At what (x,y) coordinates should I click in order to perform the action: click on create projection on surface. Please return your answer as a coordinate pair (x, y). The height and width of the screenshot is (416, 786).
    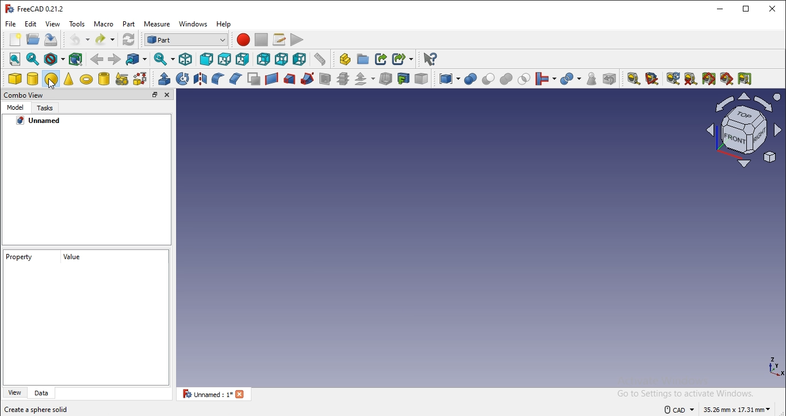
    Looking at the image, I should click on (403, 79).